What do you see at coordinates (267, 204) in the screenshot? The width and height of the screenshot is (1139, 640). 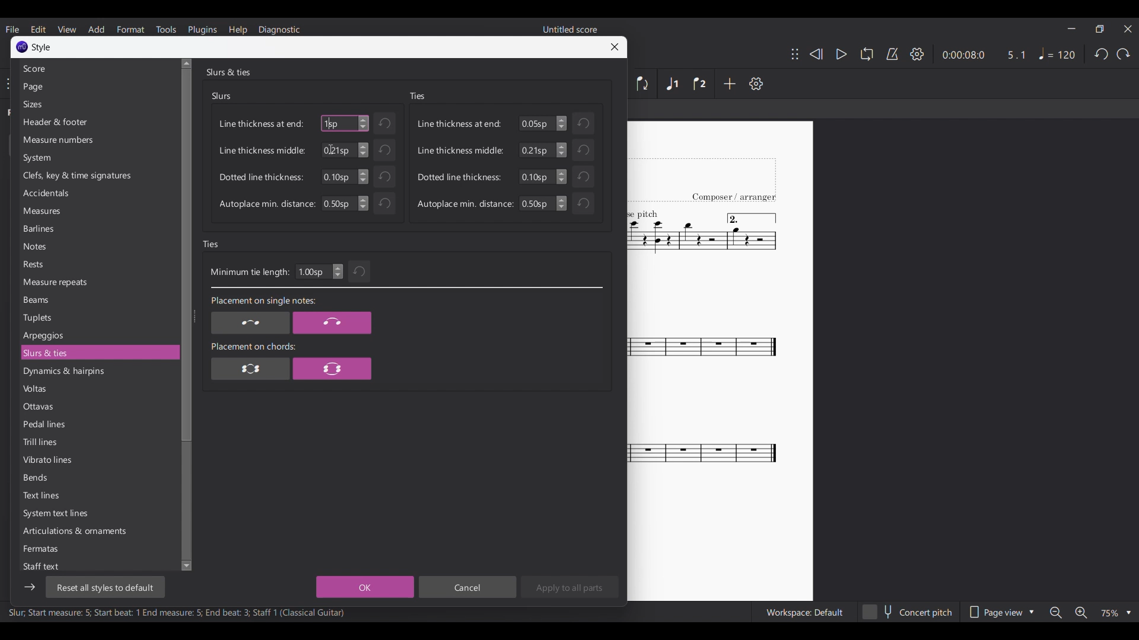 I see `Autoplace min. distance` at bounding box center [267, 204].